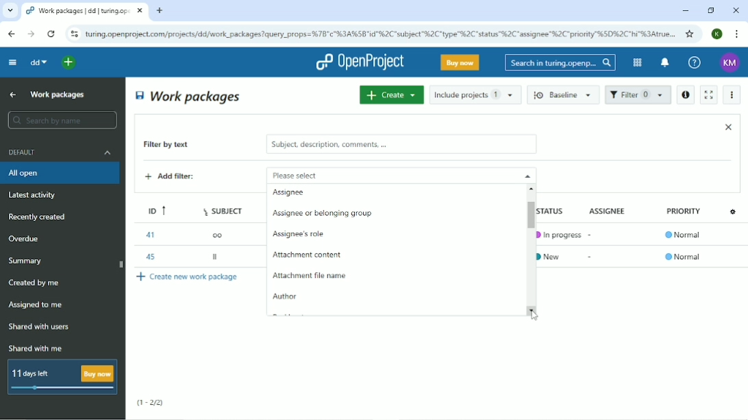 The height and width of the screenshot is (420, 748). Describe the element at coordinates (526, 175) in the screenshot. I see `close drop down menu` at that location.